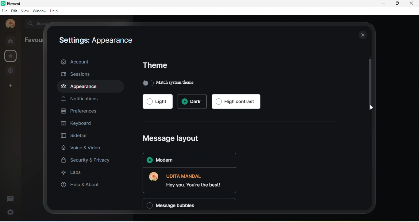  Describe the element at coordinates (413, 5) in the screenshot. I see `close` at that location.